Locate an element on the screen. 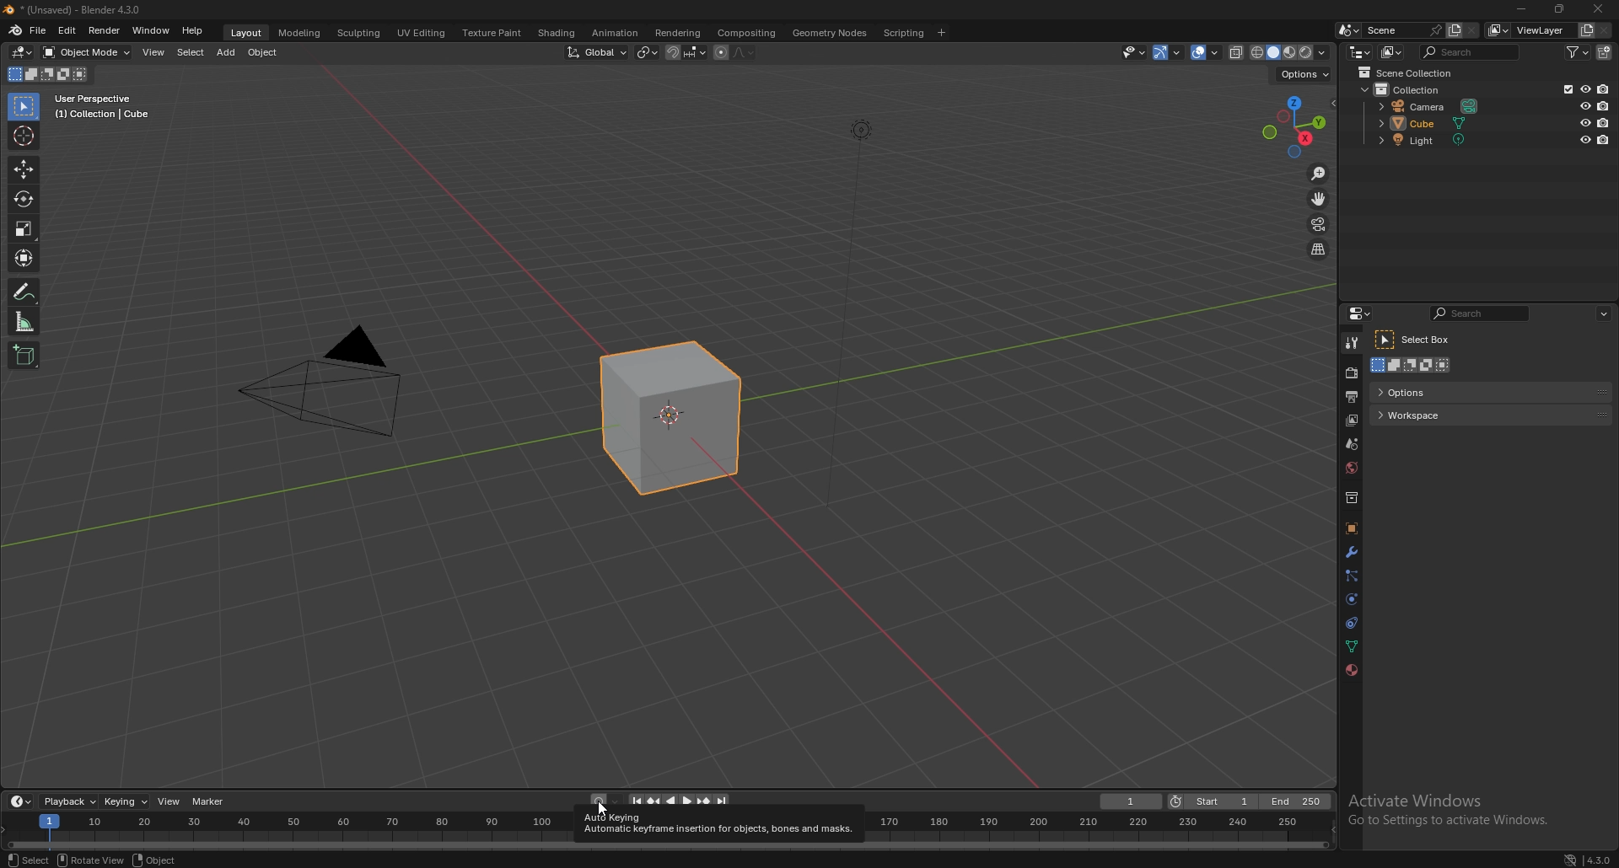 The height and width of the screenshot is (868, 1619). geometry nodes is located at coordinates (831, 33).